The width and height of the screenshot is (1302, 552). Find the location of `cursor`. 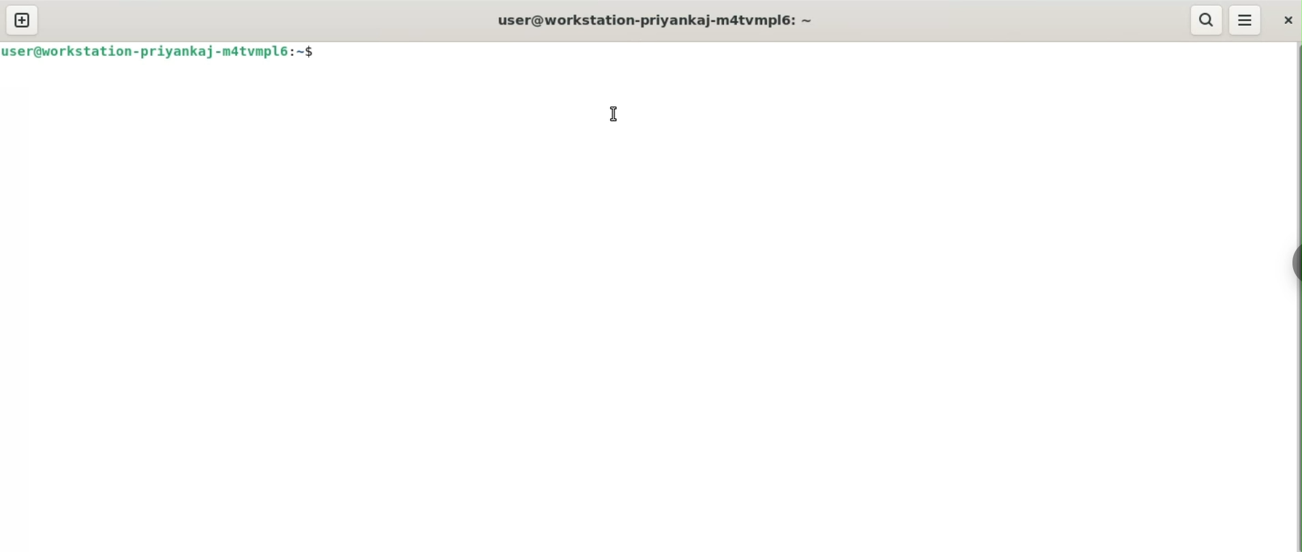

cursor is located at coordinates (614, 114).